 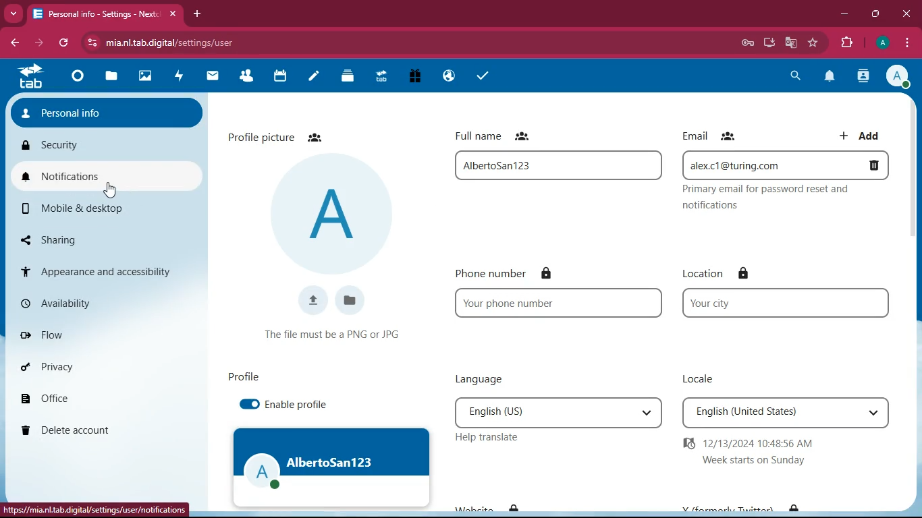 I want to click on notifications, so click(x=106, y=177).